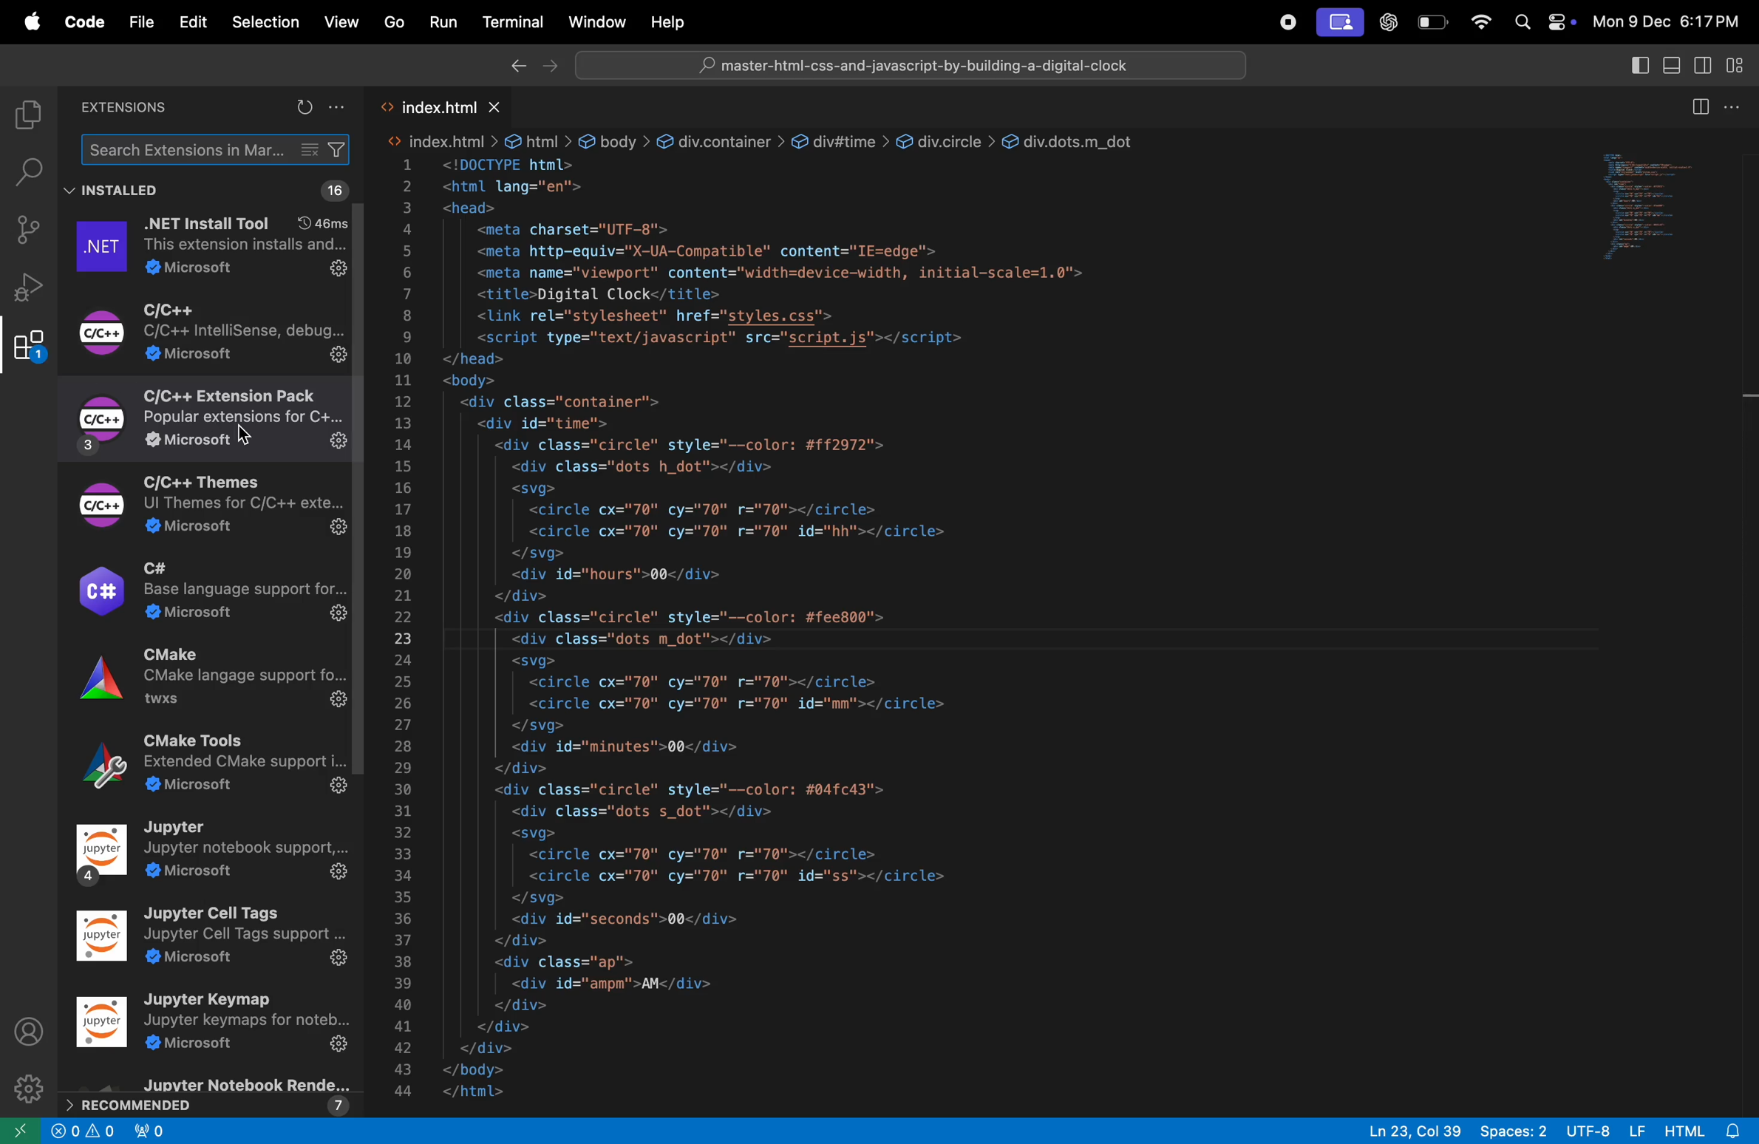 This screenshot has width=1759, height=1144. Describe the element at coordinates (1737, 103) in the screenshot. I see `more actions` at that location.